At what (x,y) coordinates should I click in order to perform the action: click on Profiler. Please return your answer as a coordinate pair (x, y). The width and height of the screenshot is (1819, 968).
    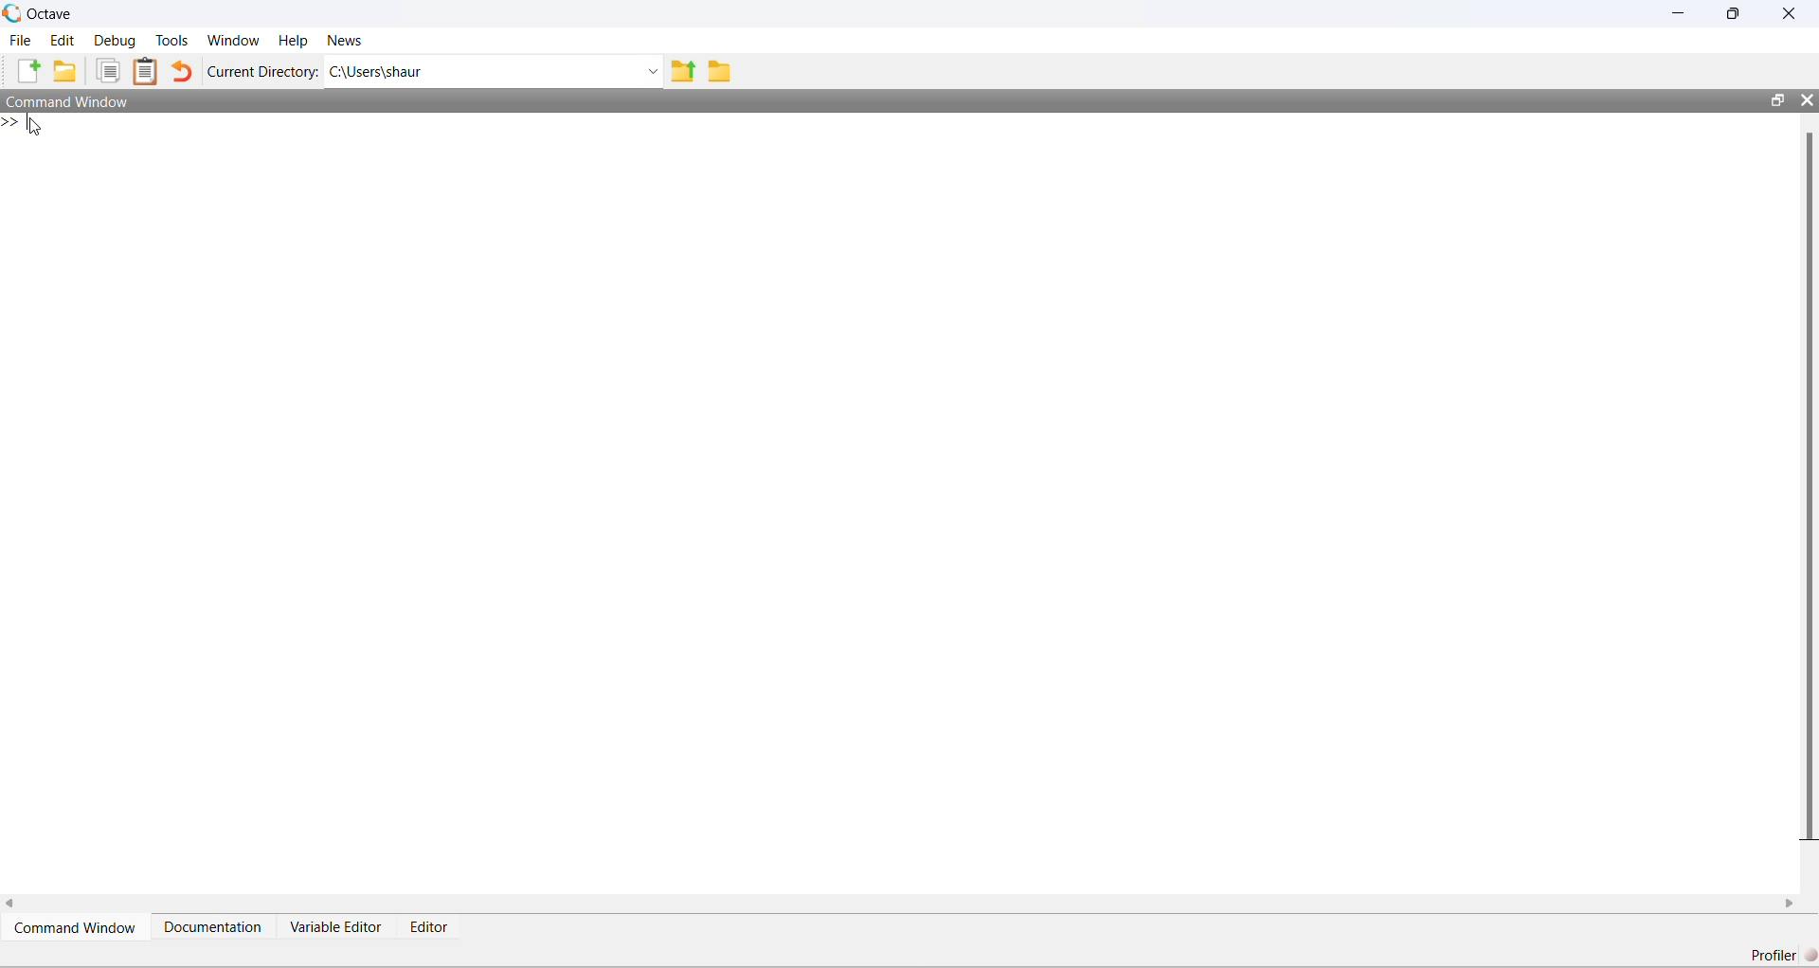
    Looking at the image, I should click on (1774, 956).